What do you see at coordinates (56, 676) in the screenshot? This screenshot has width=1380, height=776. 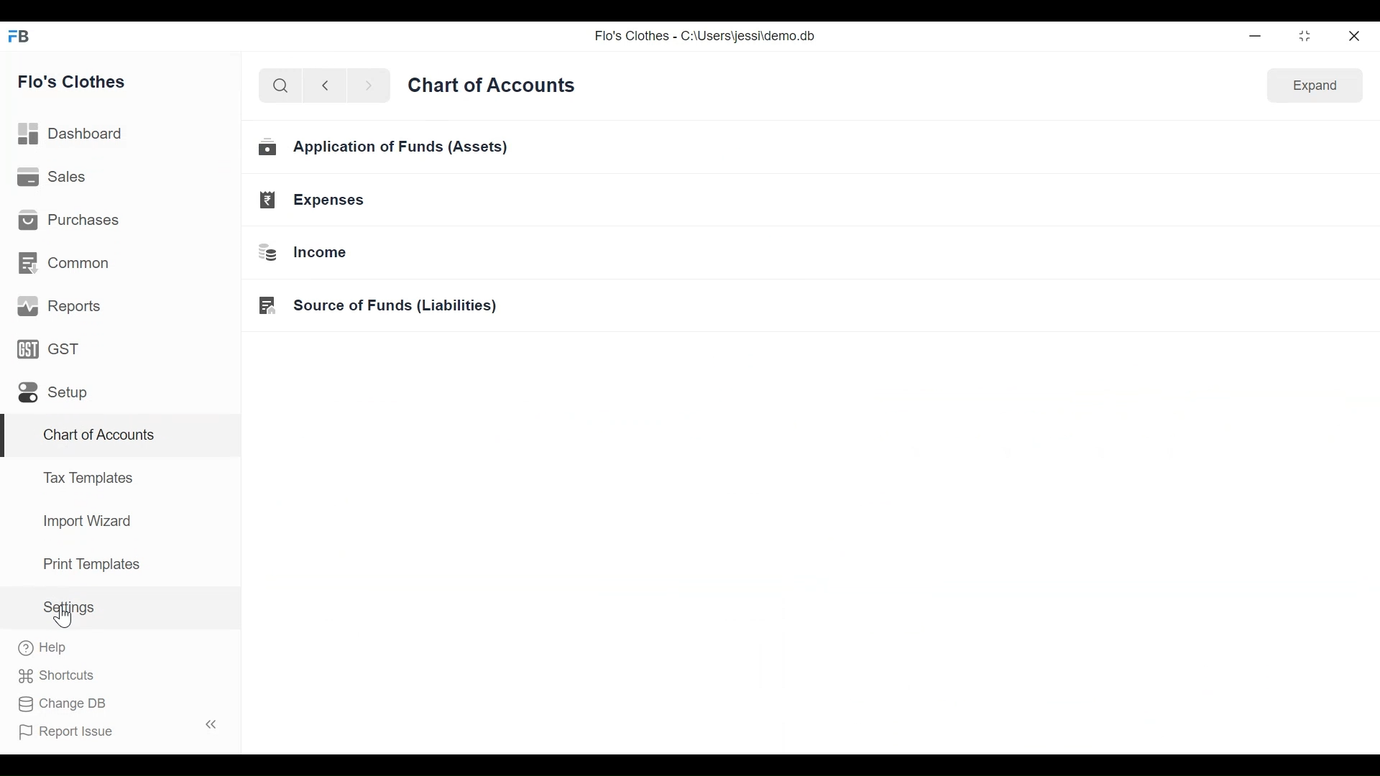 I see `shortcuts` at bounding box center [56, 676].